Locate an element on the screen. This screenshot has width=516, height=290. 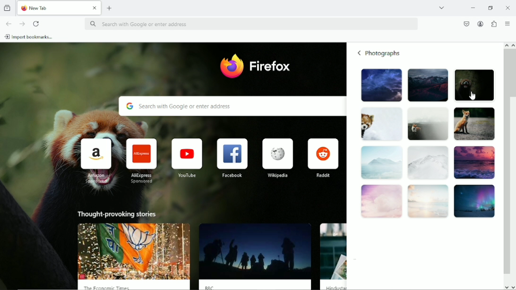
AliExpress sponsored is located at coordinates (140, 161).